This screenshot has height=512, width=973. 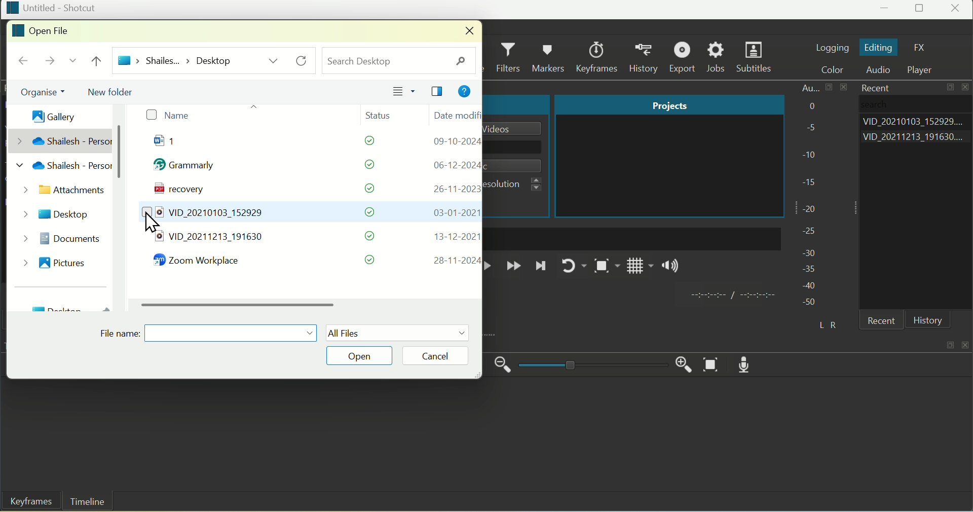 I want to click on Close, so click(x=957, y=10).